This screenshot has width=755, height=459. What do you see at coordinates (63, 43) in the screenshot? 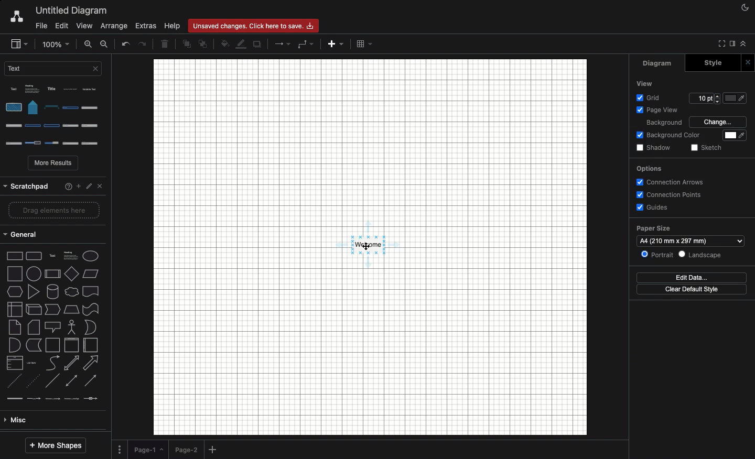
I see `Zoom` at bounding box center [63, 43].